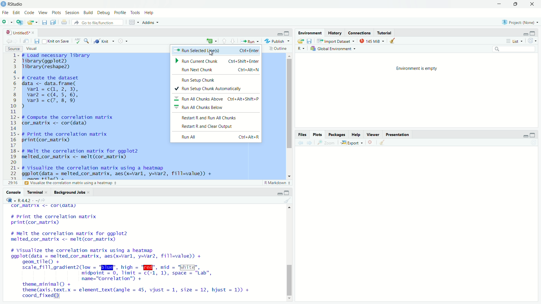  I want to click on maximize, so click(533, 33).